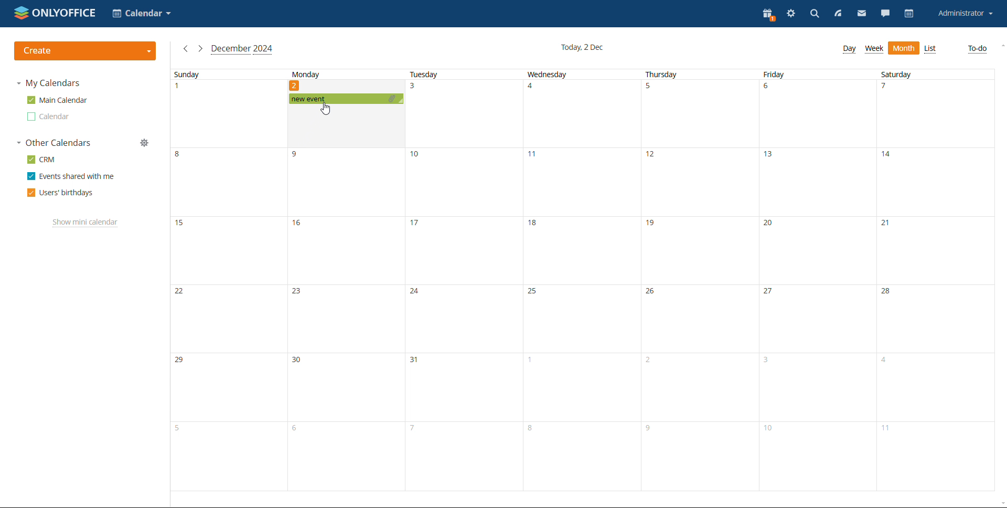  Describe the element at coordinates (294, 86) in the screenshot. I see `2` at that location.